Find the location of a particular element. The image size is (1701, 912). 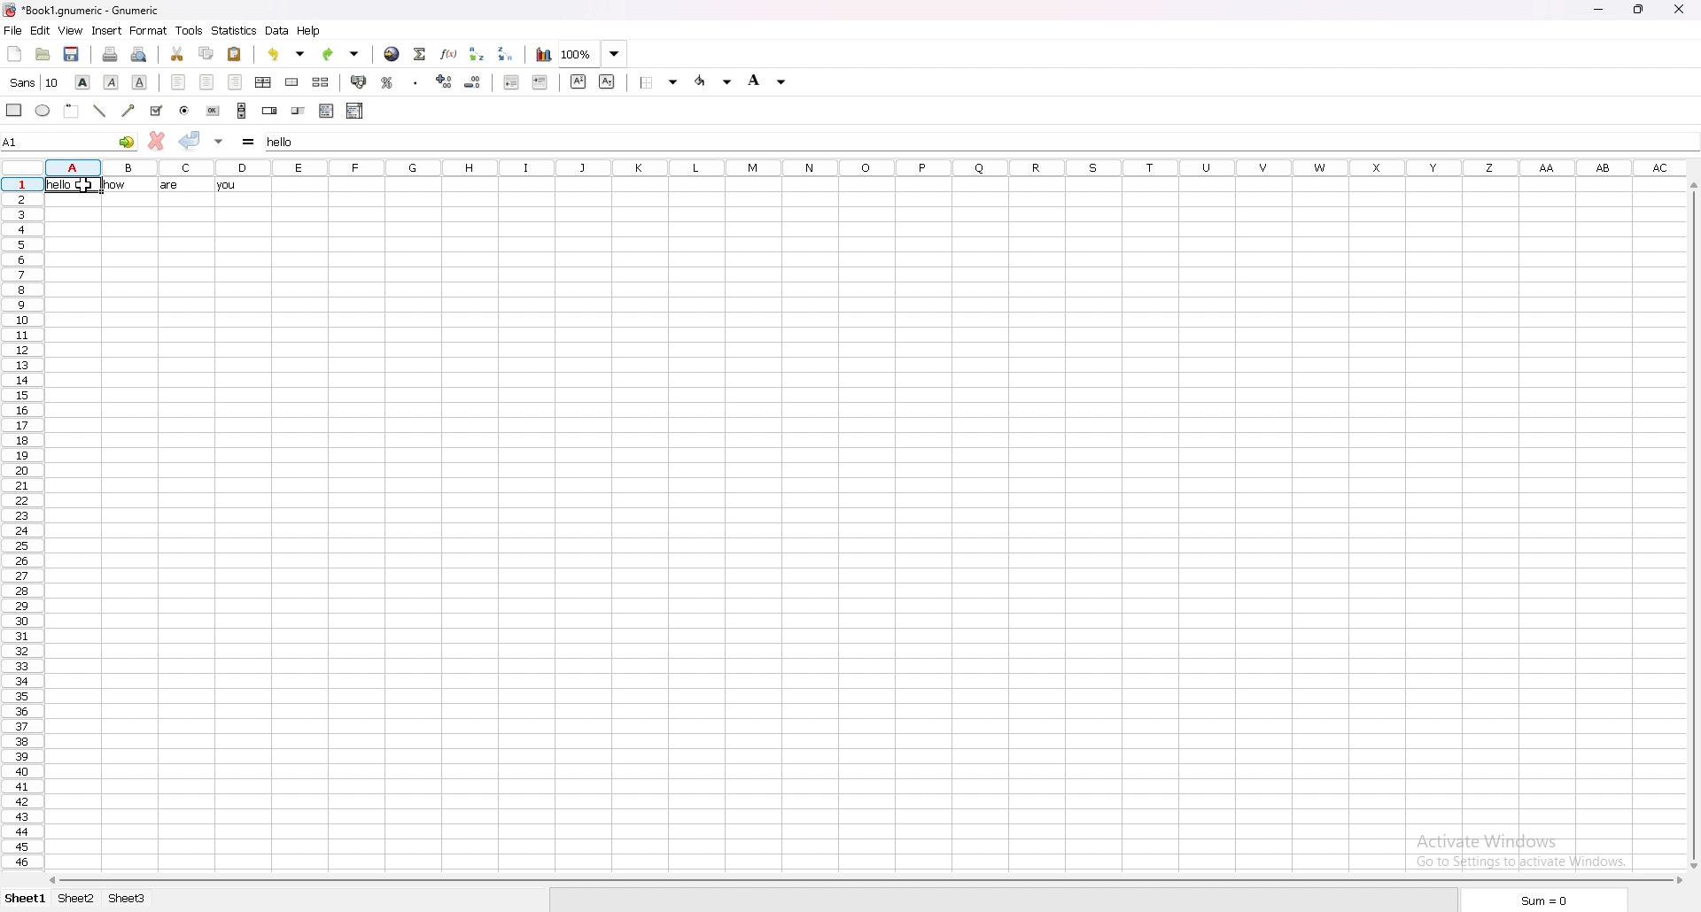

format is located at coordinates (148, 31).